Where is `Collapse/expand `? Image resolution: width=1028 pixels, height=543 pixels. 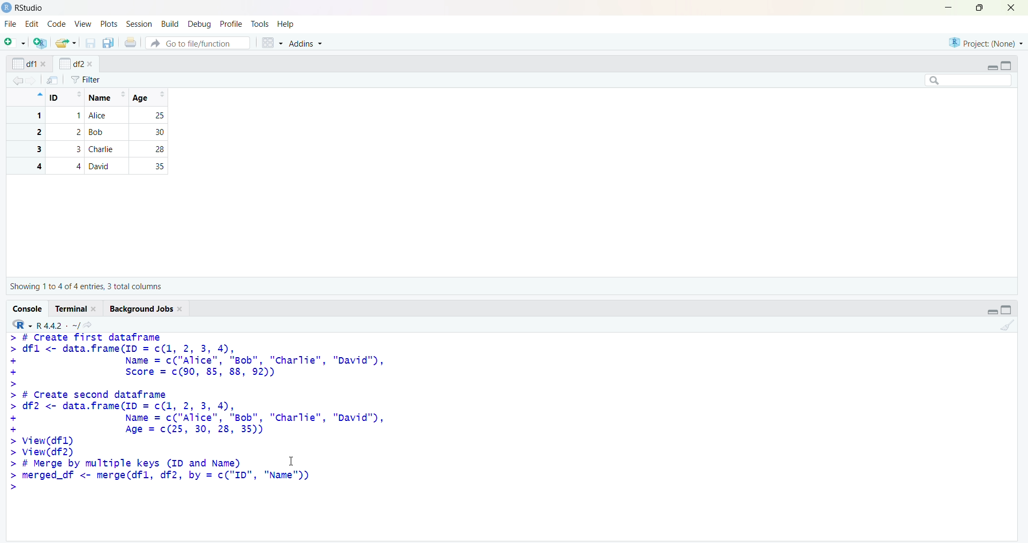 Collapse/expand  is located at coordinates (992, 68).